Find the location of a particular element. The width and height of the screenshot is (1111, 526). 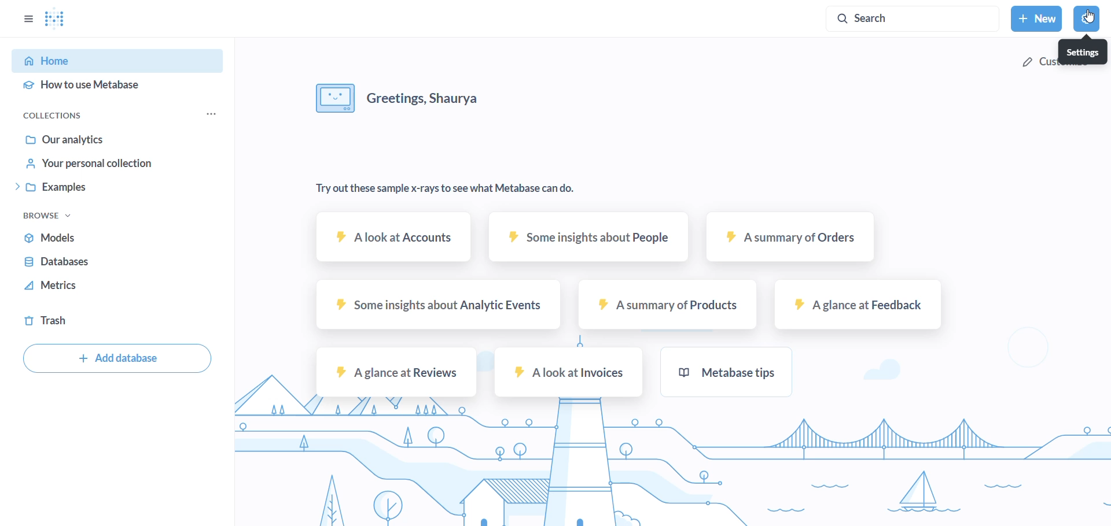

A summary of products sample is located at coordinates (667, 306).